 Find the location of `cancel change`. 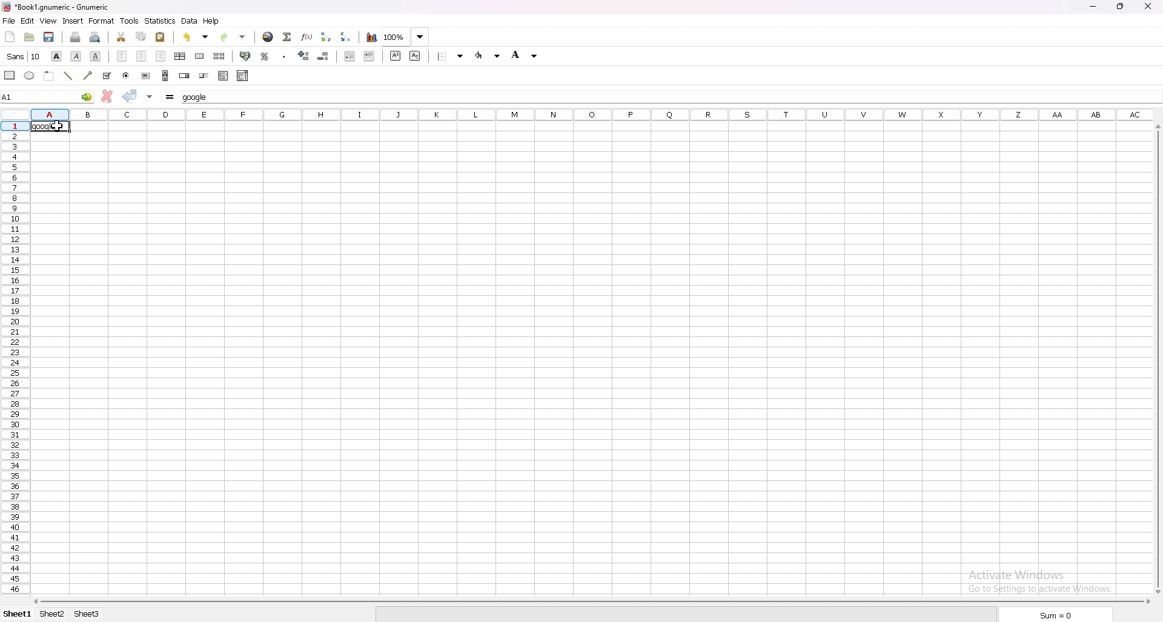

cancel change is located at coordinates (107, 96).